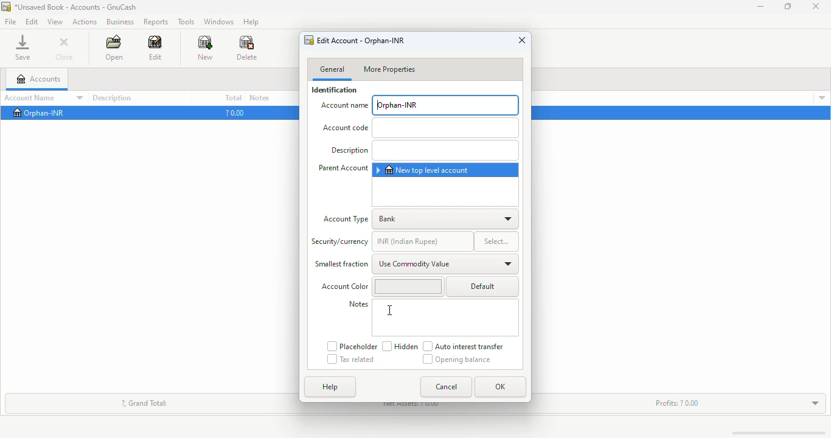 The height and width of the screenshot is (438, 831). What do you see at coordinates (422, 240) in the screenshot?
I see `INR (Indian rupee_` at bounding box center [422, 240].